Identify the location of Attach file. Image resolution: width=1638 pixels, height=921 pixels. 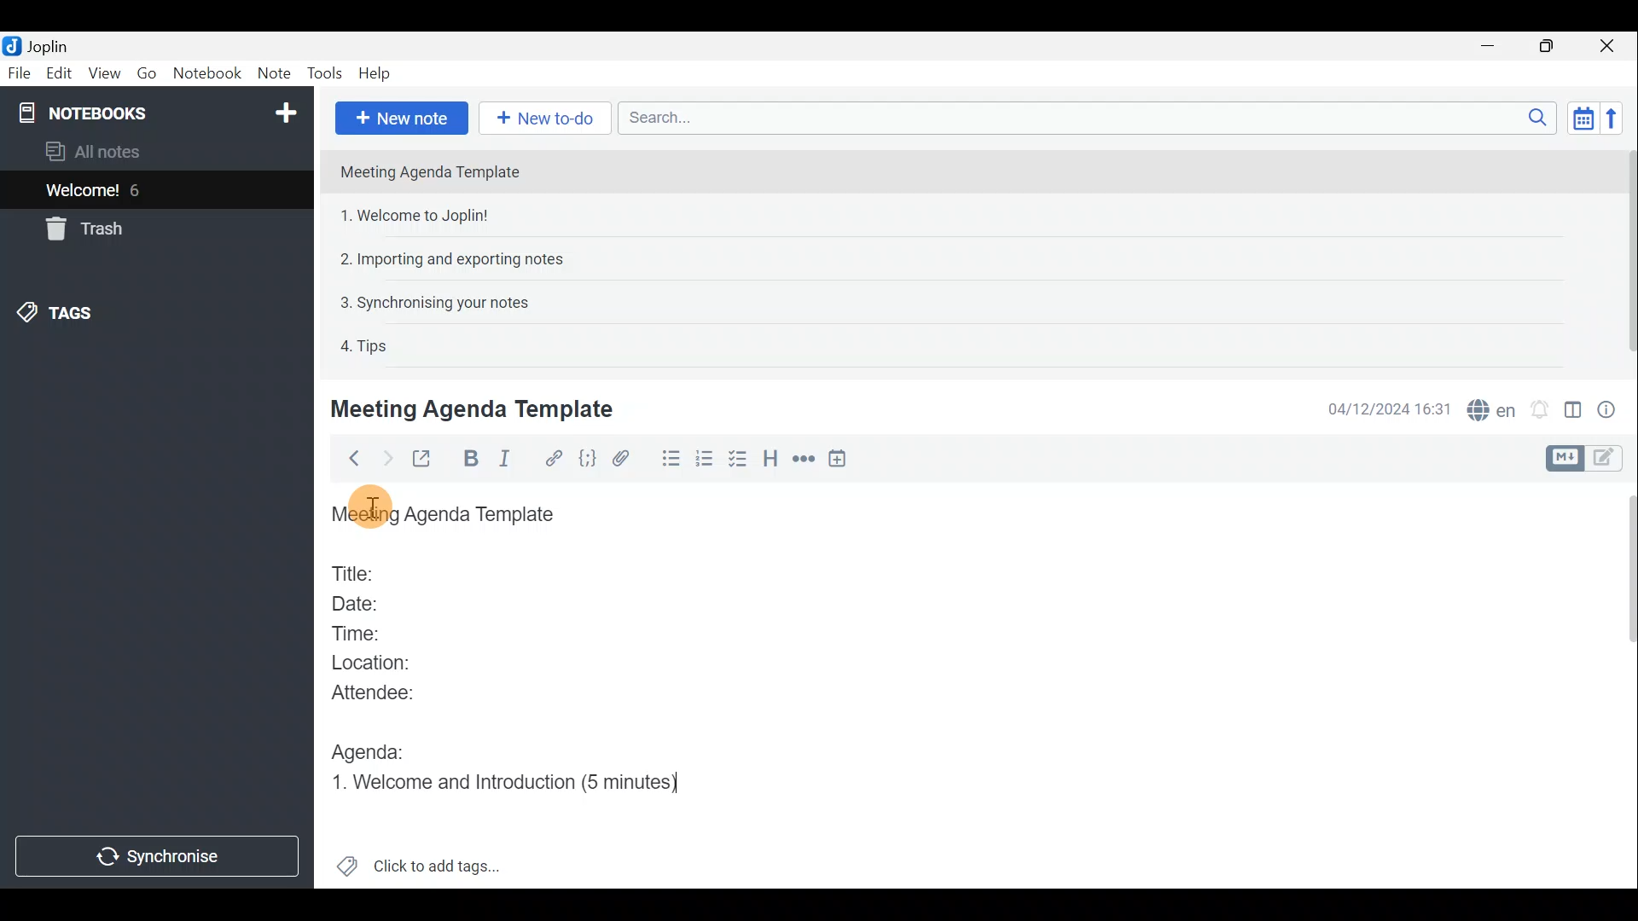
(629, 459).